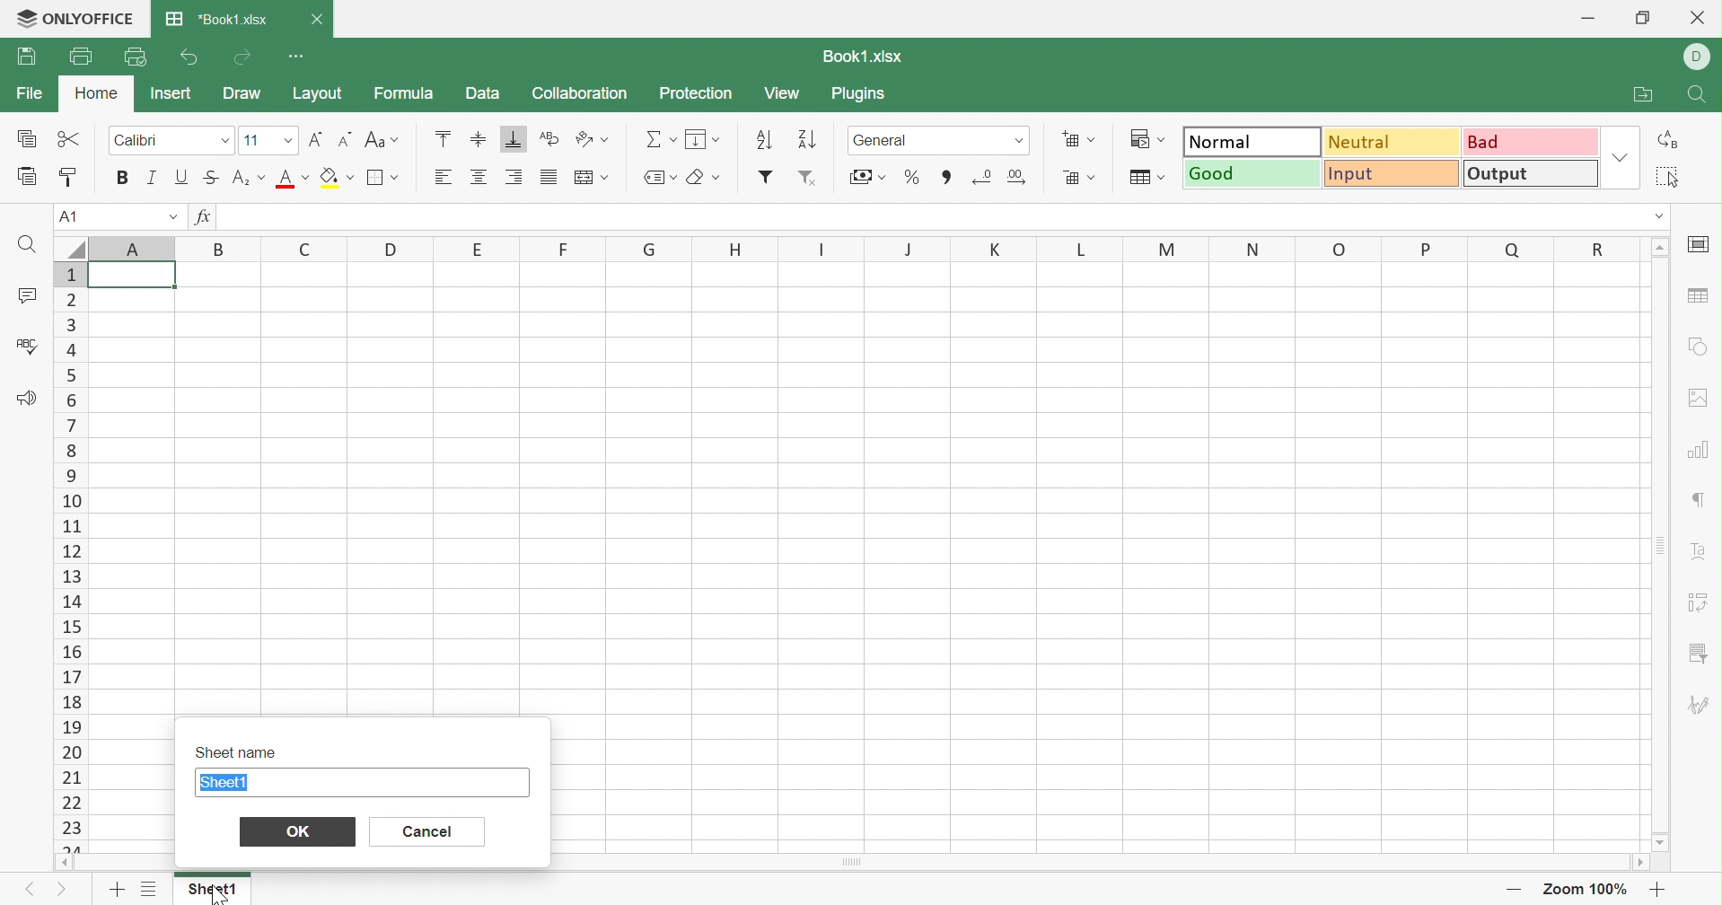 The image size is (1722, 905). Describe the element at coordinates (24, 137) in the screenshot. I see `Copy` at that location.